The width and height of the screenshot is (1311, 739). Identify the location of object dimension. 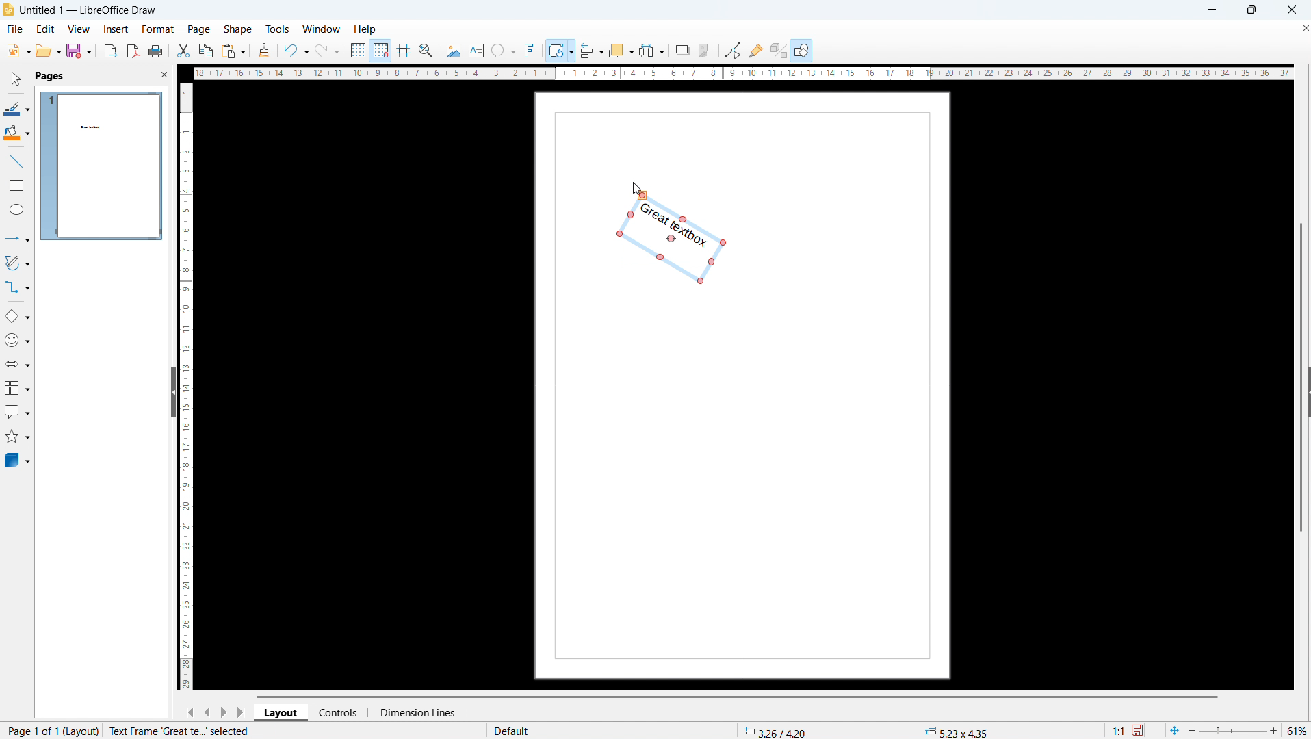
(957, 731).